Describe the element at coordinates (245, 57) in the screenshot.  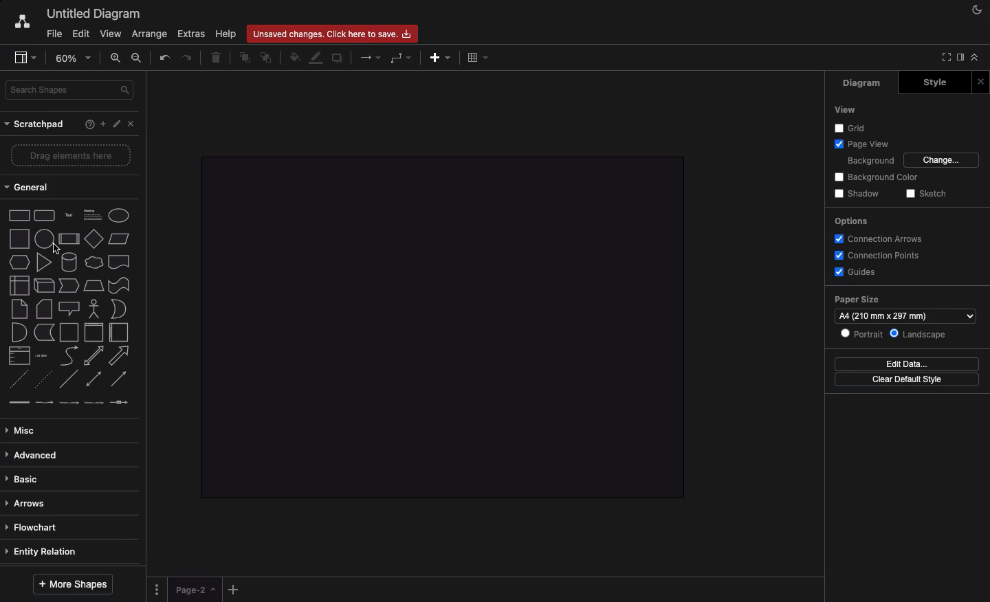
I see `To front` at that location.